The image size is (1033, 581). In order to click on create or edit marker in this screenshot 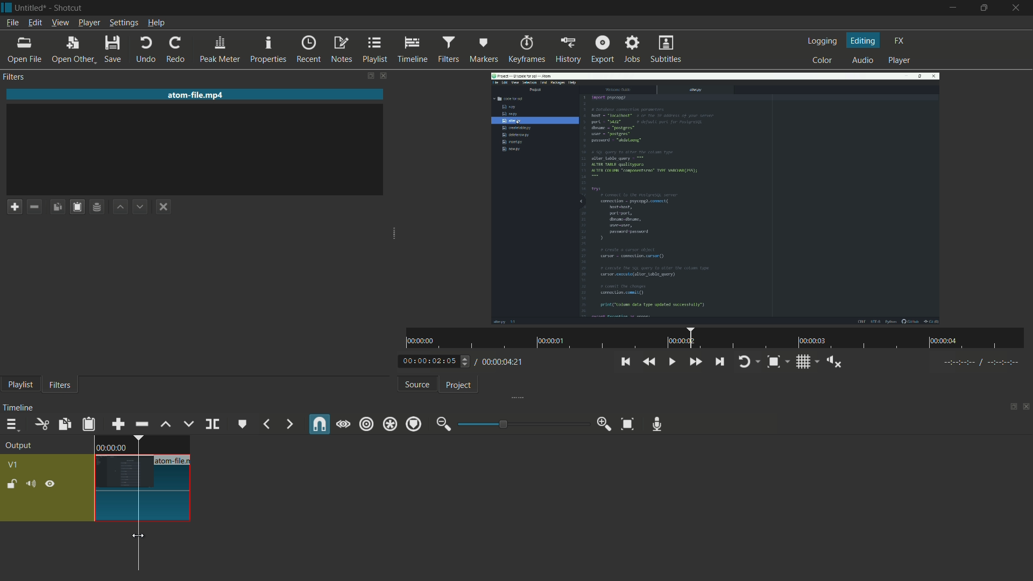, I will do `click(242, 424)`.